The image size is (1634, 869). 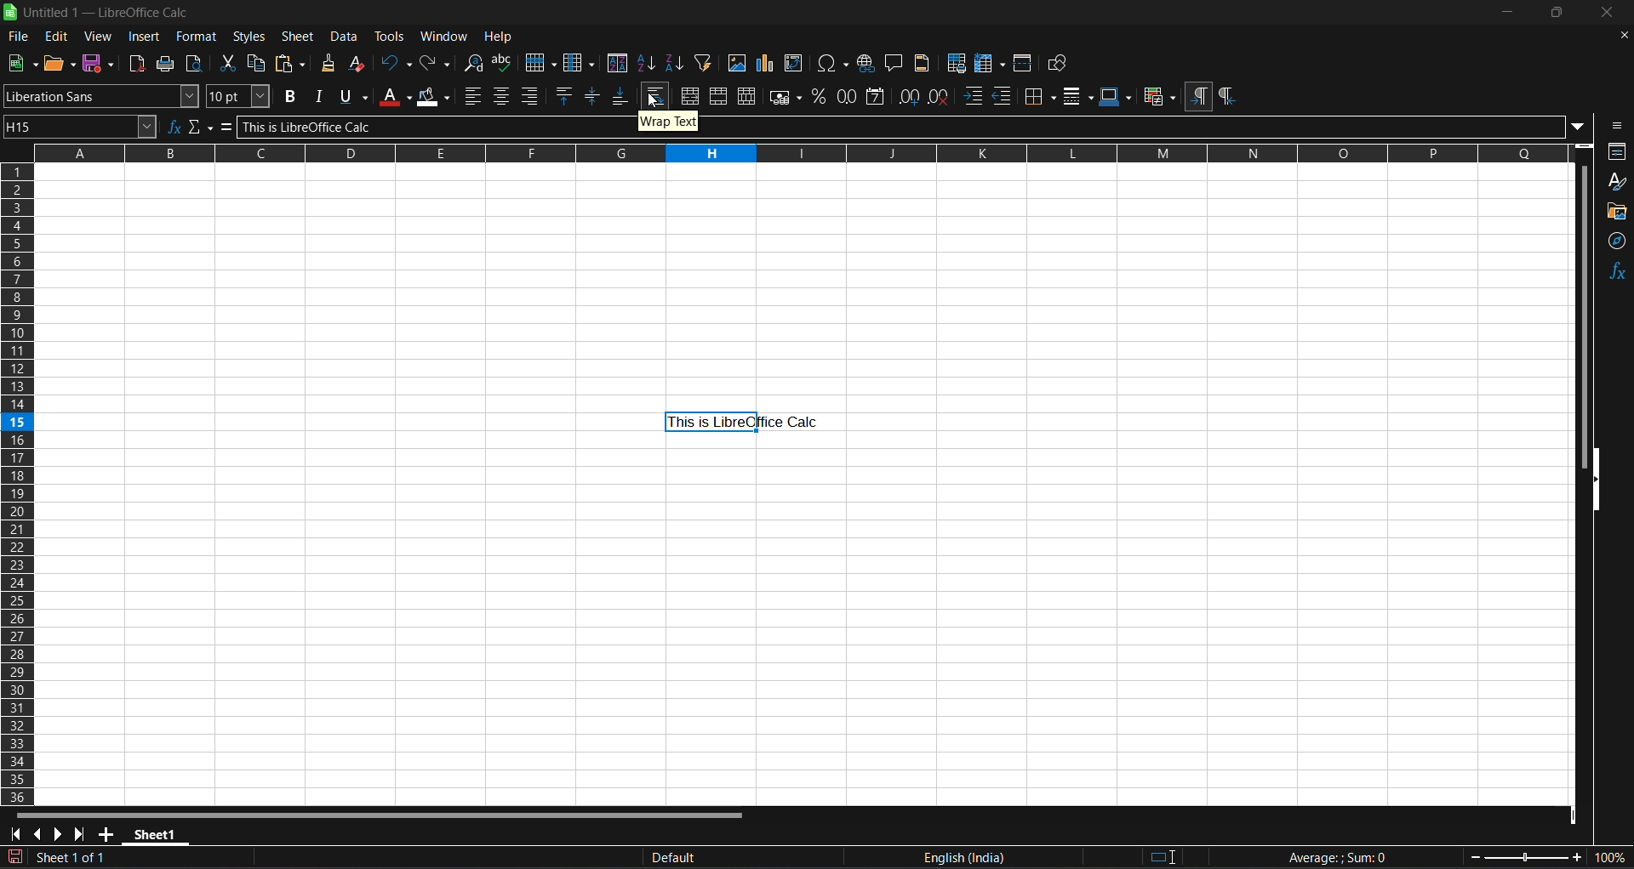 I want to click on headers and footers, so click(x=922, y=63).